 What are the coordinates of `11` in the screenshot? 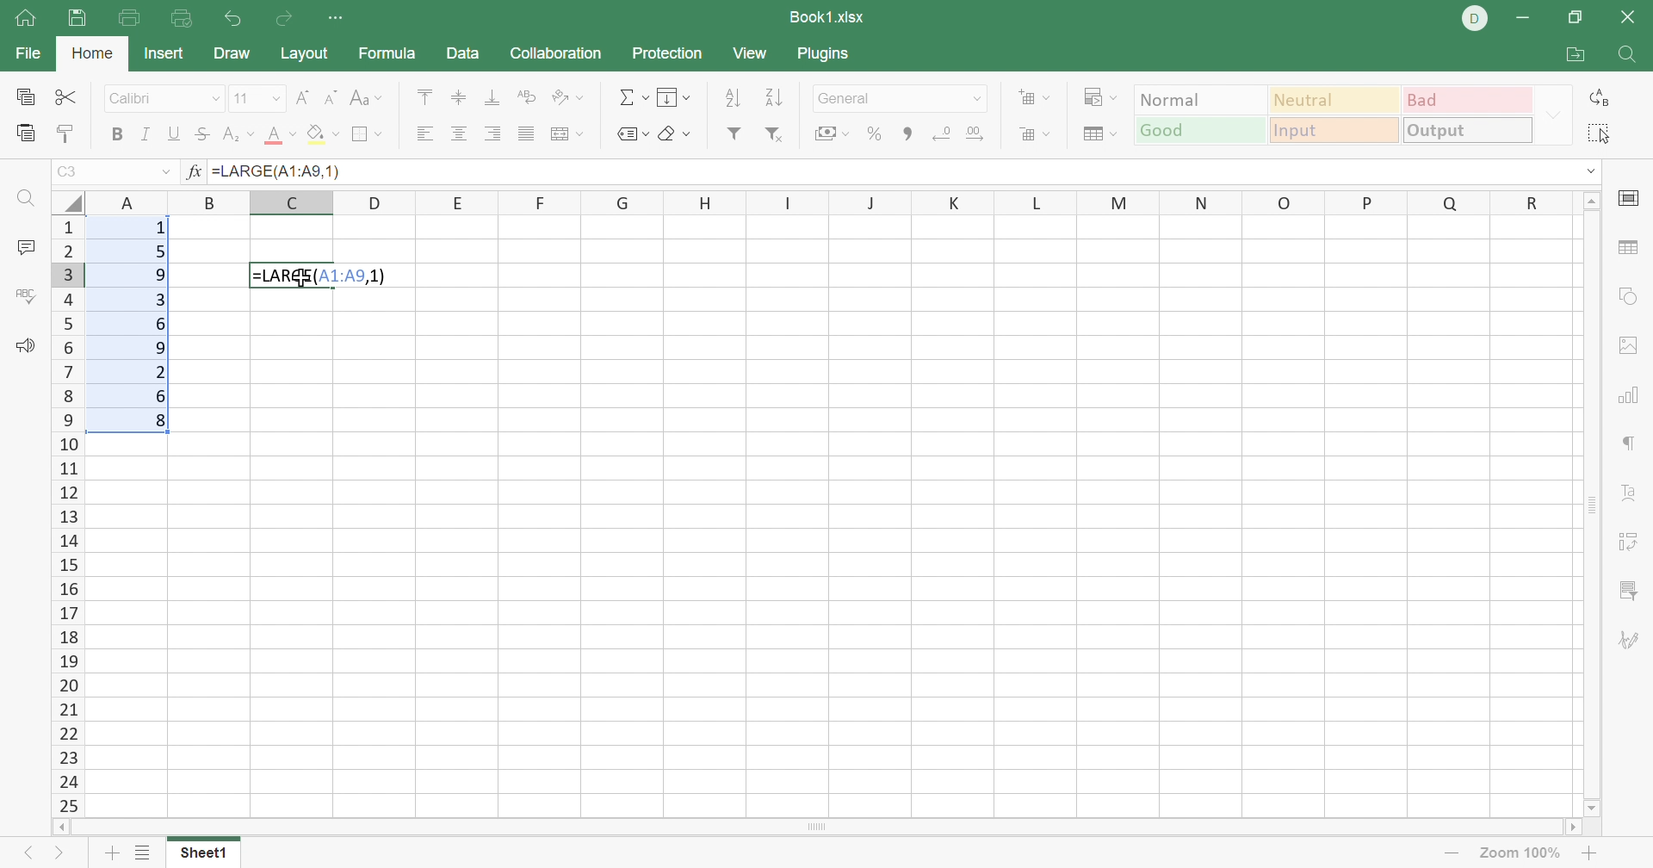 It's located at (245, 99).